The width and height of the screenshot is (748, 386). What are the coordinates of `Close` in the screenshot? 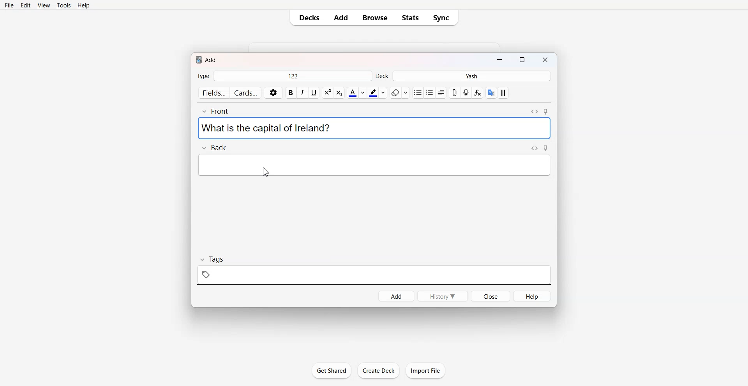 It's located at (490, 296).